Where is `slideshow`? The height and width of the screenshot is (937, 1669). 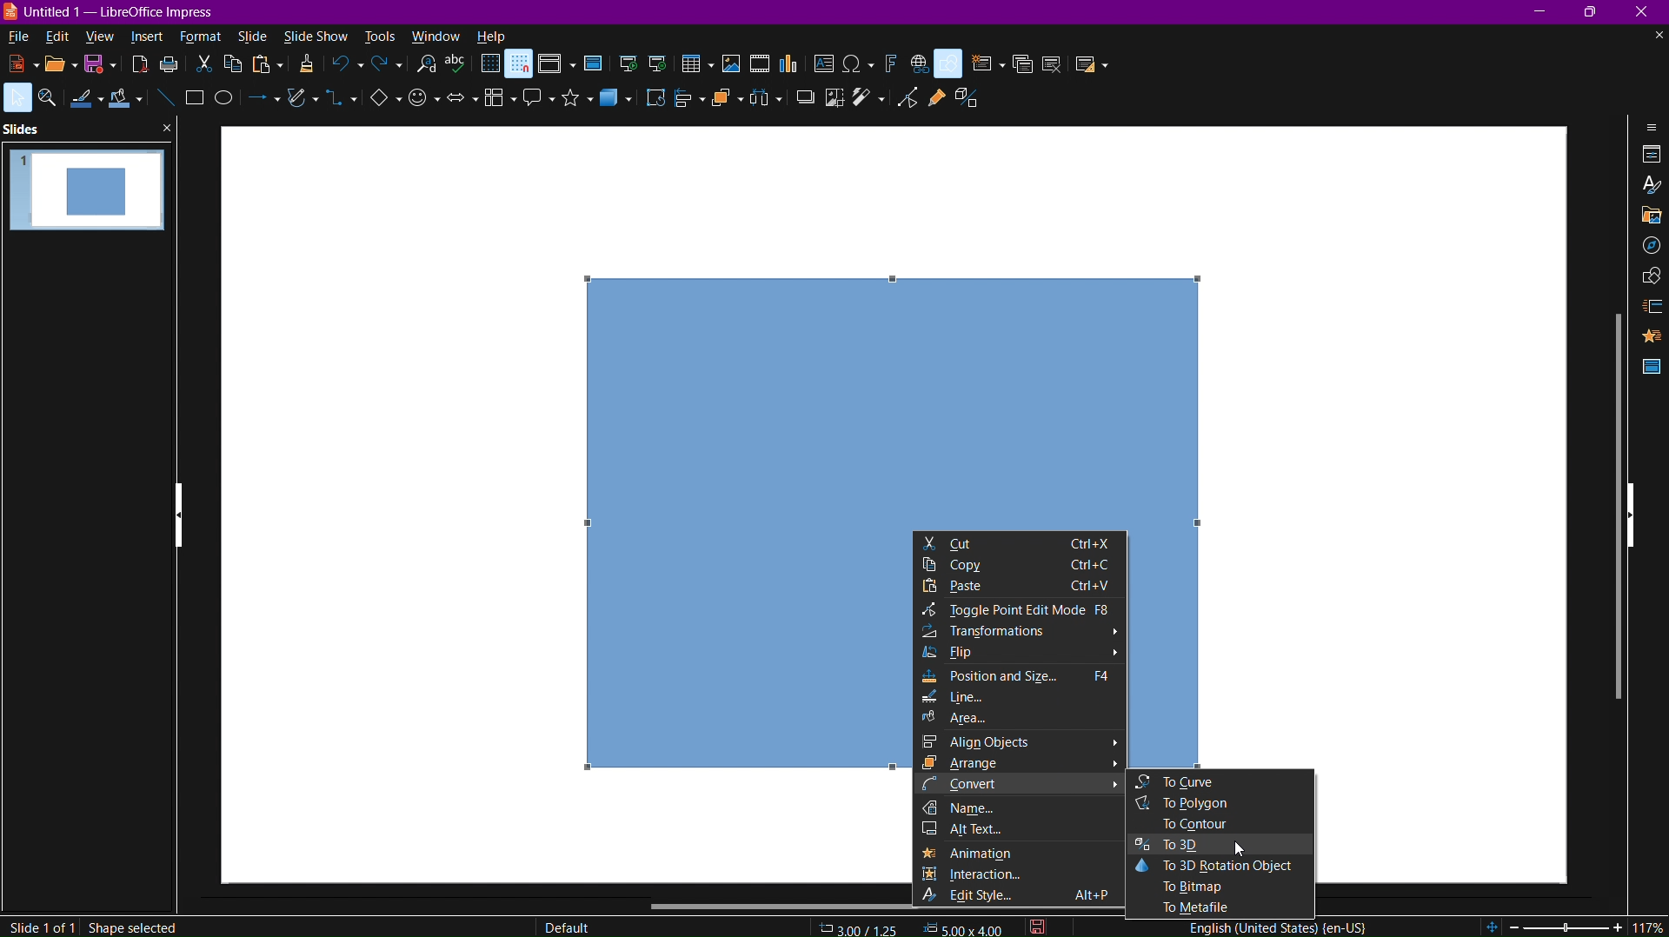 slideshow is located at coordinates (315, 36).